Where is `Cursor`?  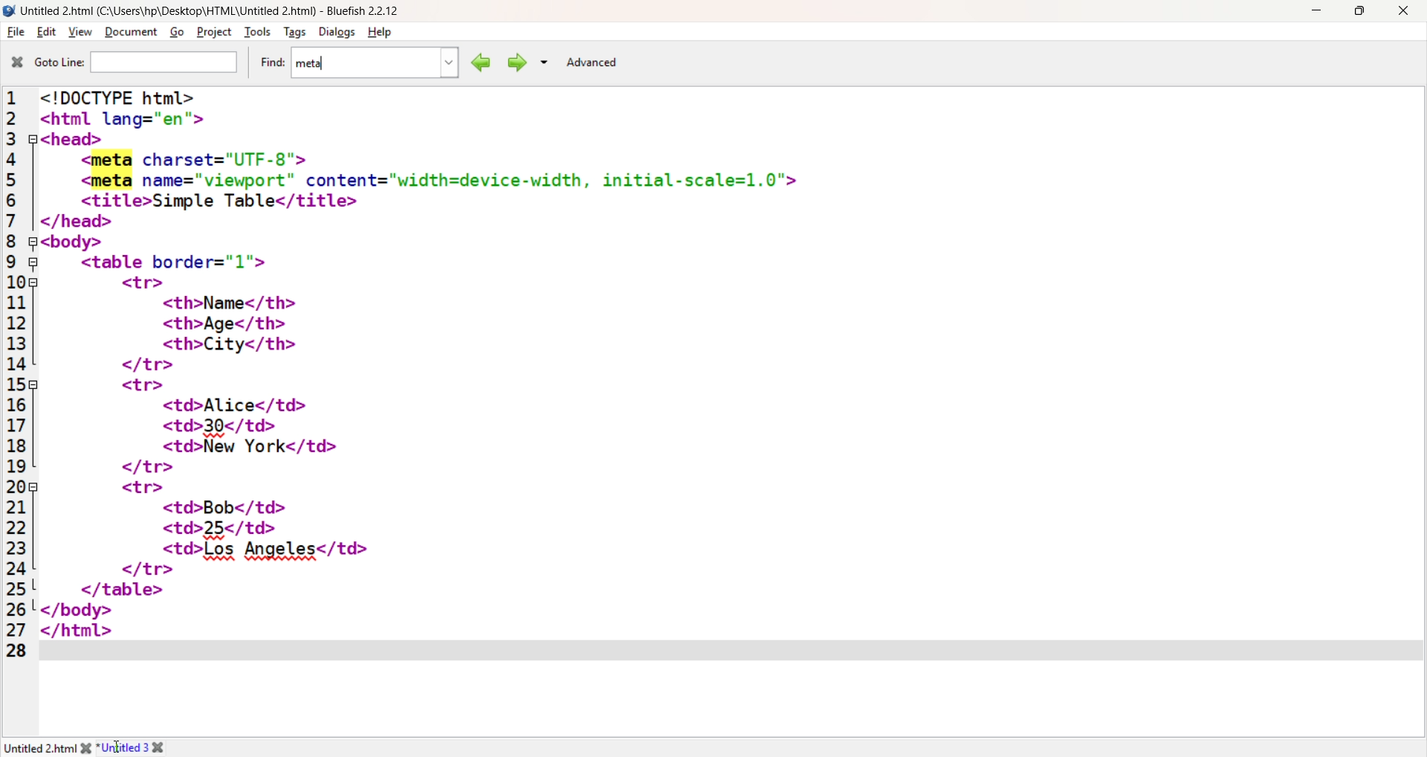
Cursor is located at coordinates (118, 746).